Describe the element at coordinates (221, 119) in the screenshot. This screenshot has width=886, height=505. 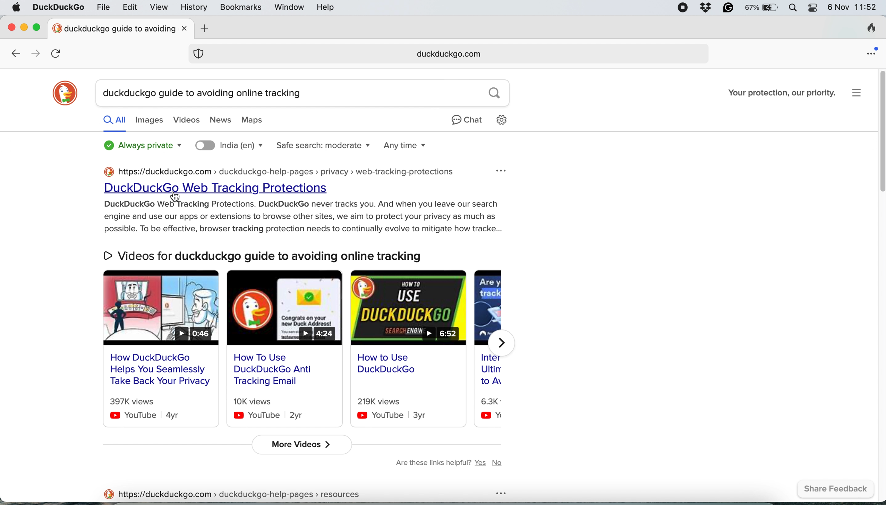
I see `news` at that location.